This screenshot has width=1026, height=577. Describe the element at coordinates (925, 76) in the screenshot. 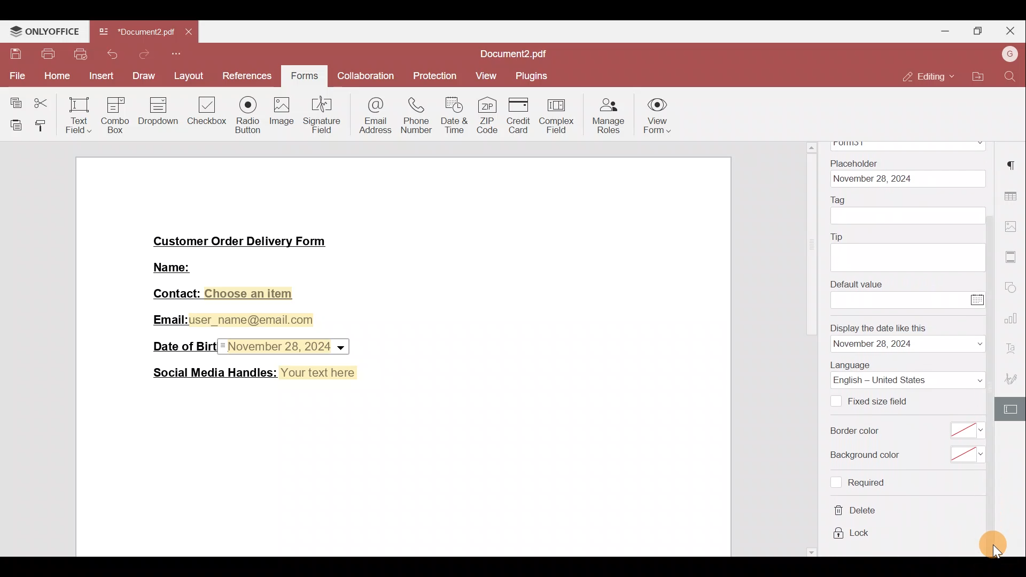

I see `Editing mode` at that location.